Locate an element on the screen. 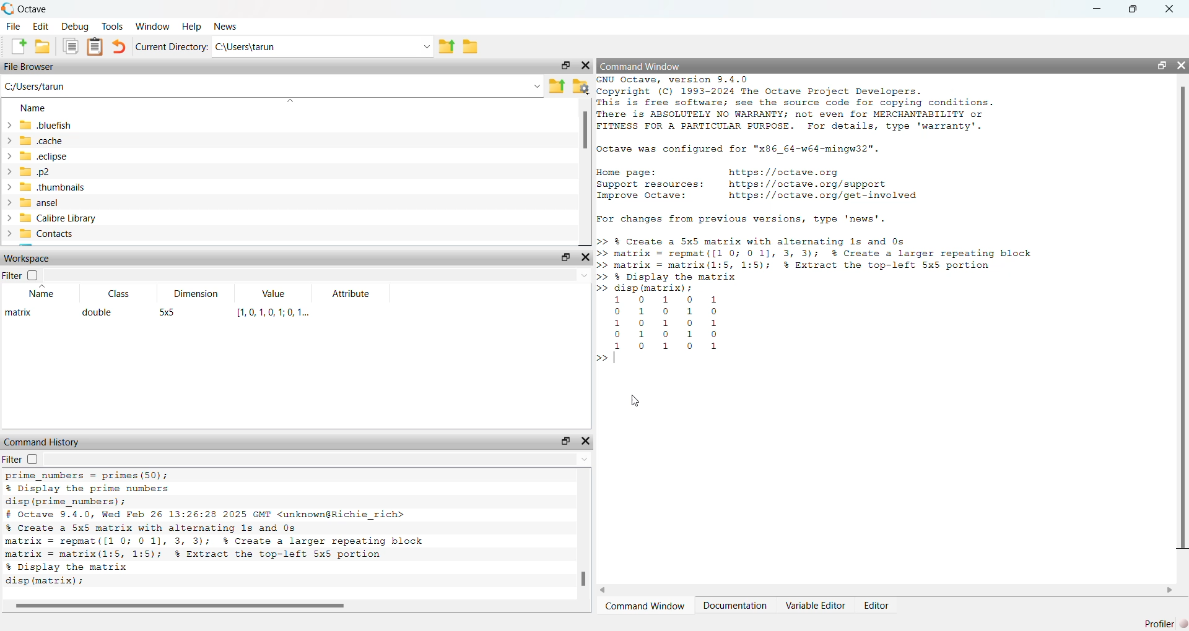 This screenshot has height=631, width=1189. Debug is located at coordinates (76, 27).